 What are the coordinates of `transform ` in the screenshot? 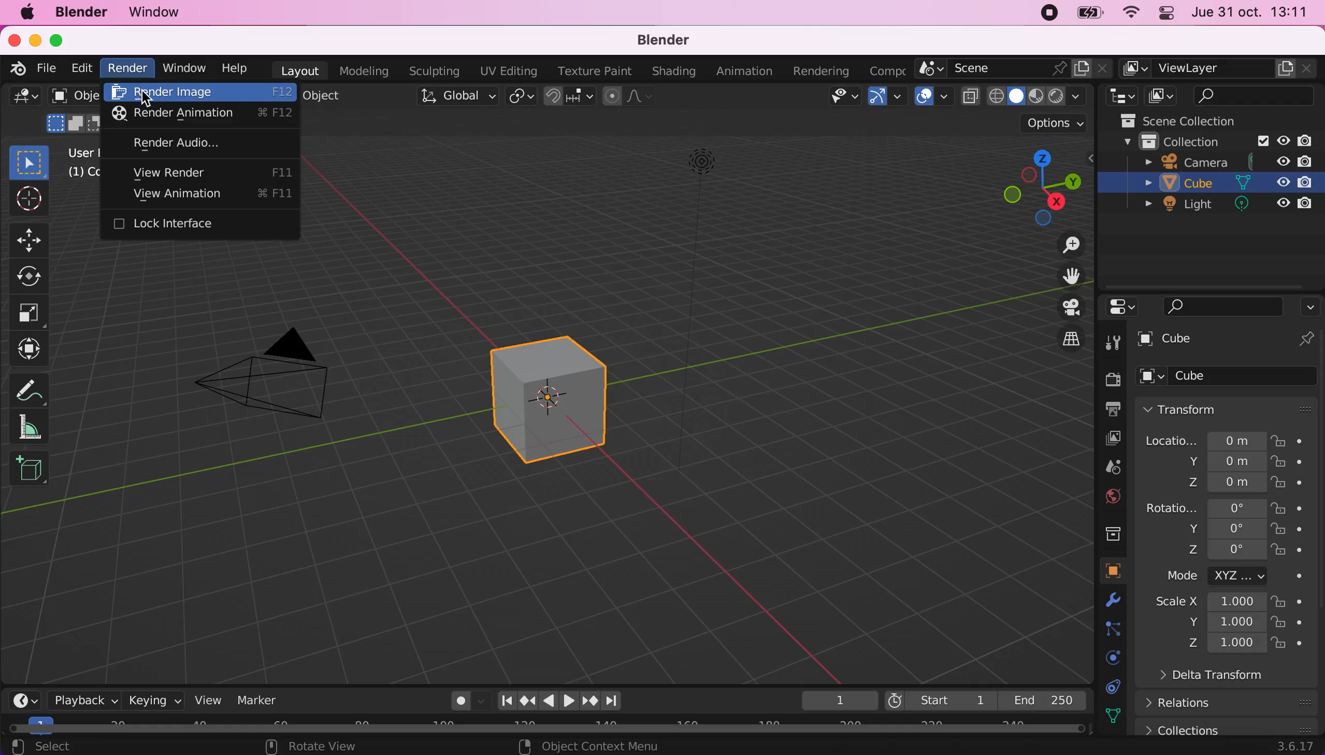 It's located at (1231, 408).